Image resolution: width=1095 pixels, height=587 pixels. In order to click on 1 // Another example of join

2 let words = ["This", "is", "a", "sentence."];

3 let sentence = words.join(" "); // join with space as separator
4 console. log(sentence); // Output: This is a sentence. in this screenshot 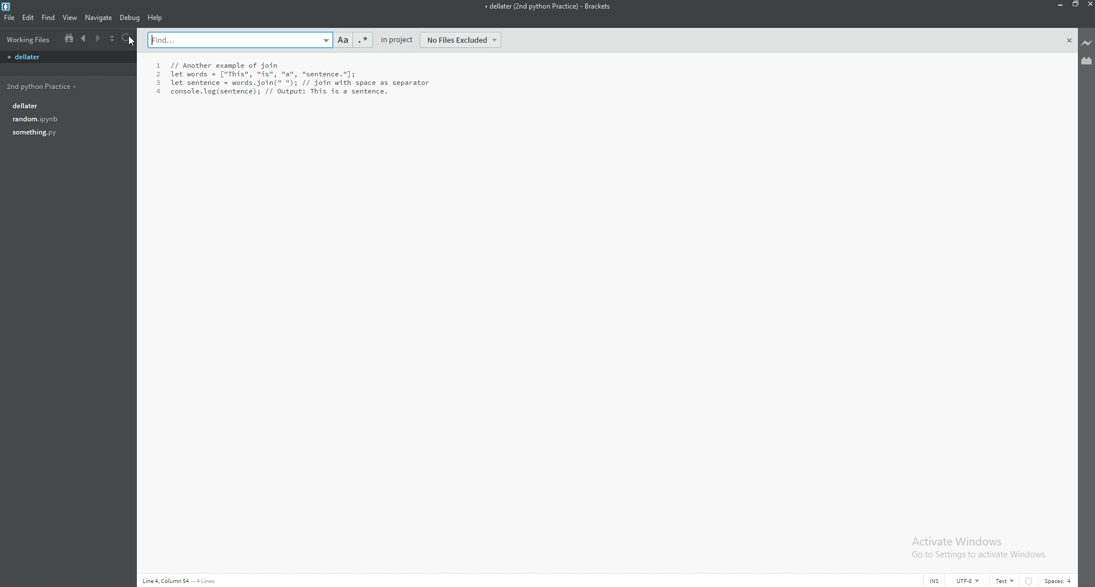, I will do `click(314, 84)`.